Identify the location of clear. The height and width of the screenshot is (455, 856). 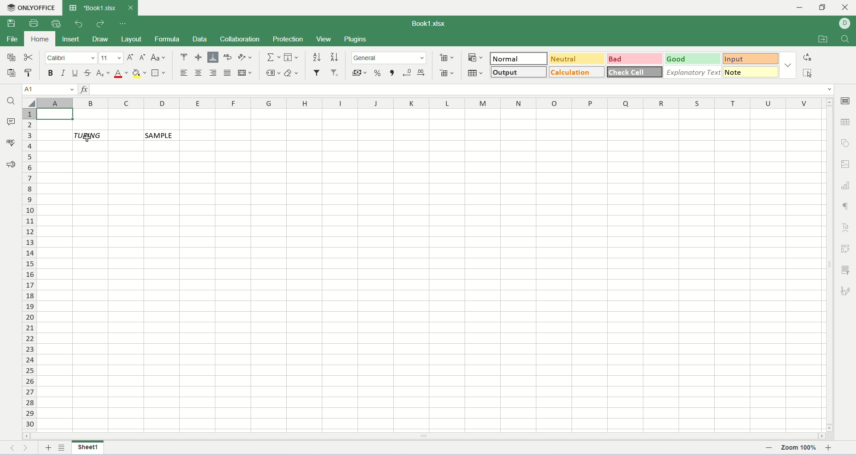
(292, 73).